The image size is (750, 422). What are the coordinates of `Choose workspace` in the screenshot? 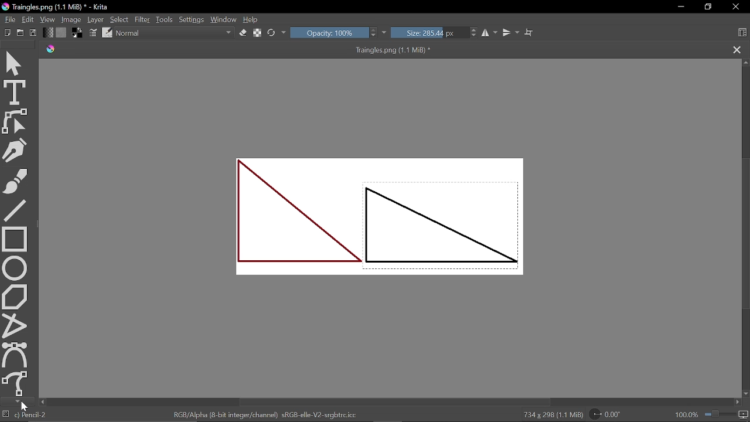 It's located at (742, 34).